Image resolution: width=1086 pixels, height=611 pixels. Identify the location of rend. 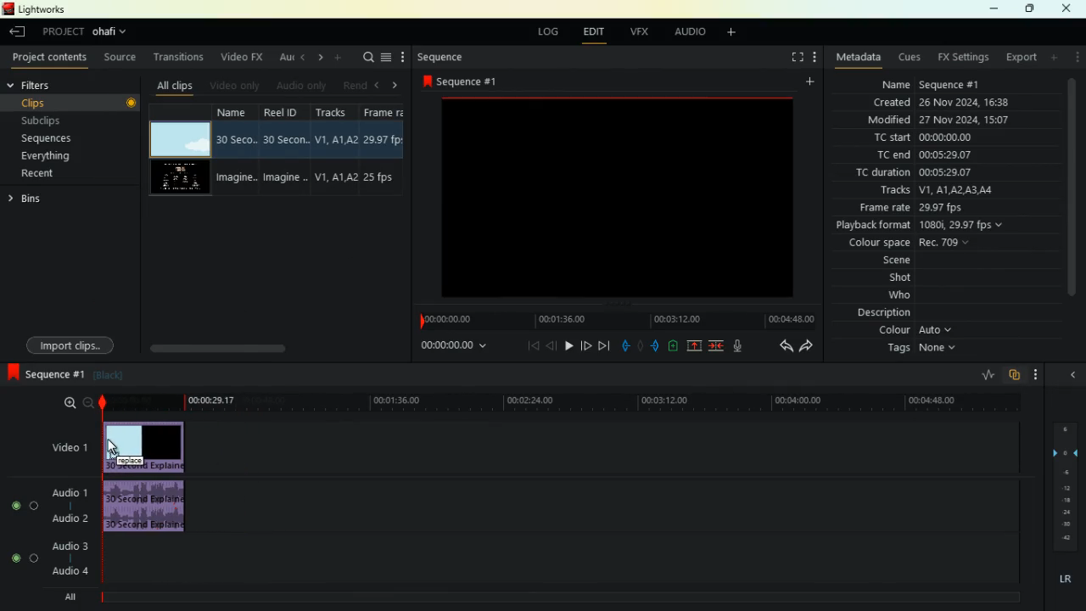
(355, 87).